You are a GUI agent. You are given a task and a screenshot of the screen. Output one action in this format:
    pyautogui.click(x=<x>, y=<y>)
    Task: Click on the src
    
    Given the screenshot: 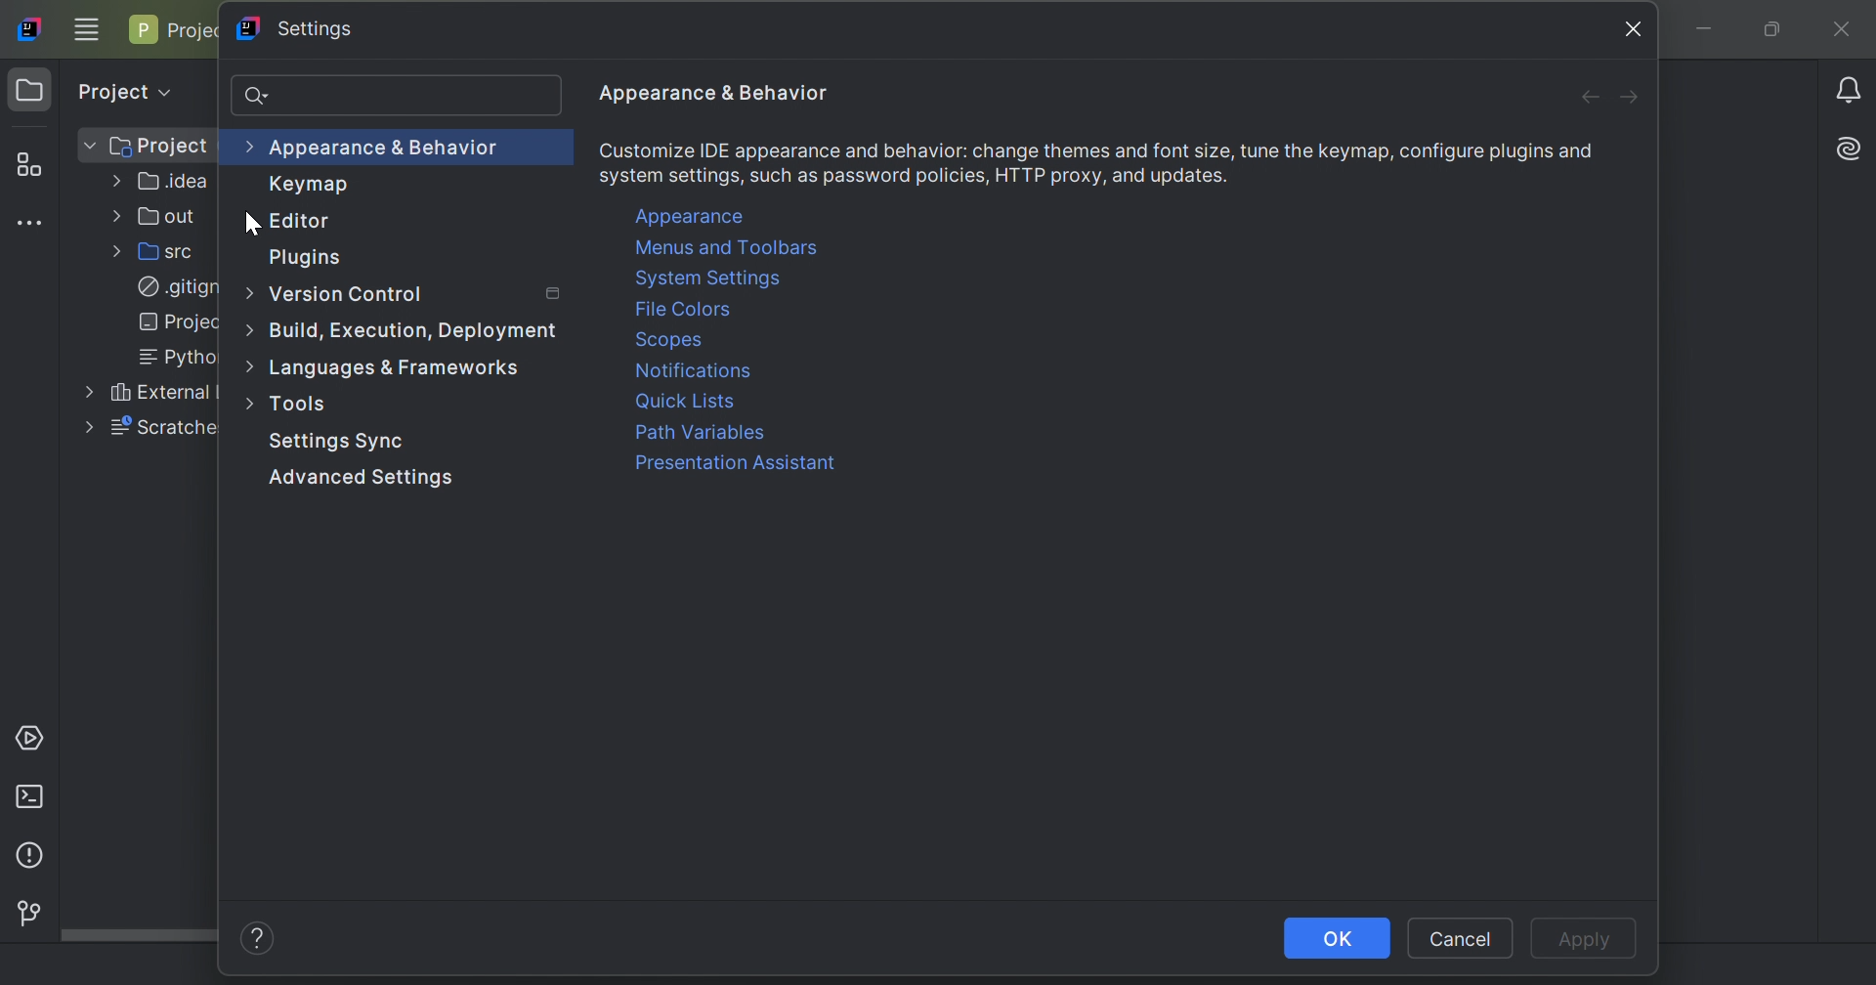 What is the action you would take?
    pyautogui.click(x=163, y=250)
    